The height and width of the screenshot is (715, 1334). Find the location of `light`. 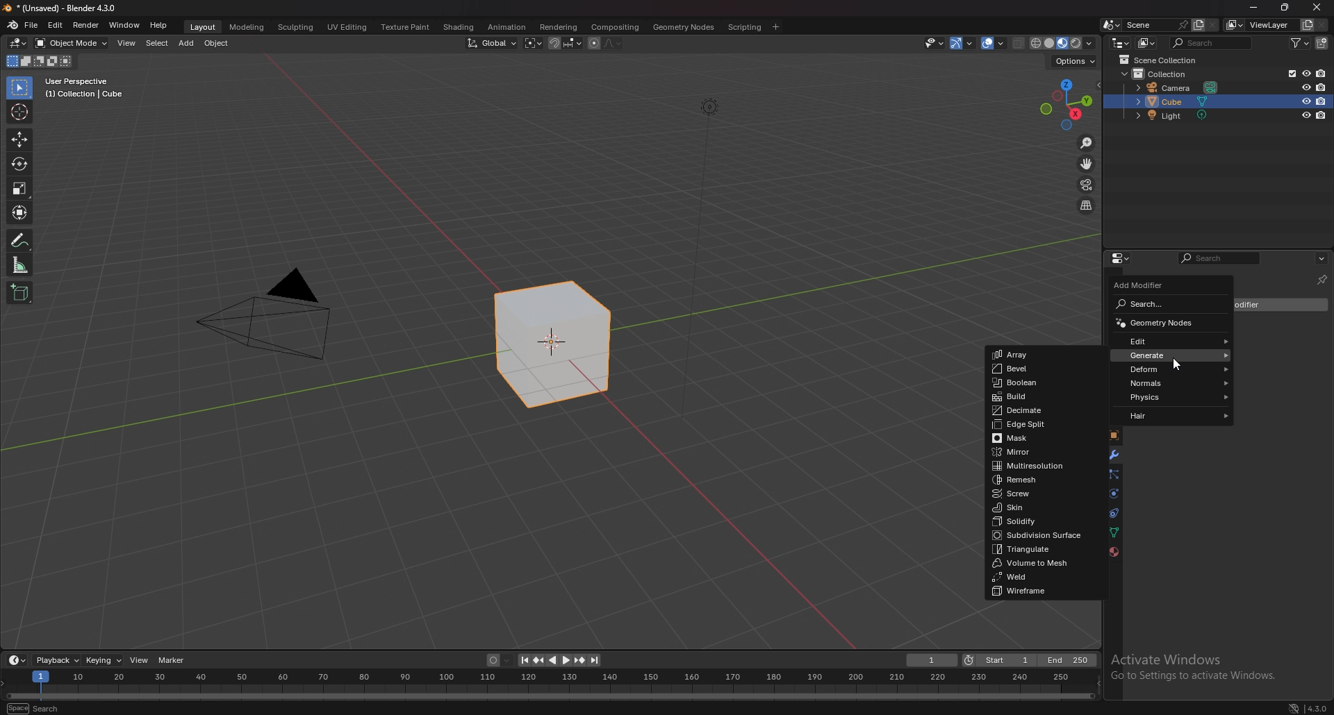

light is located at coordinates (1176, 116).